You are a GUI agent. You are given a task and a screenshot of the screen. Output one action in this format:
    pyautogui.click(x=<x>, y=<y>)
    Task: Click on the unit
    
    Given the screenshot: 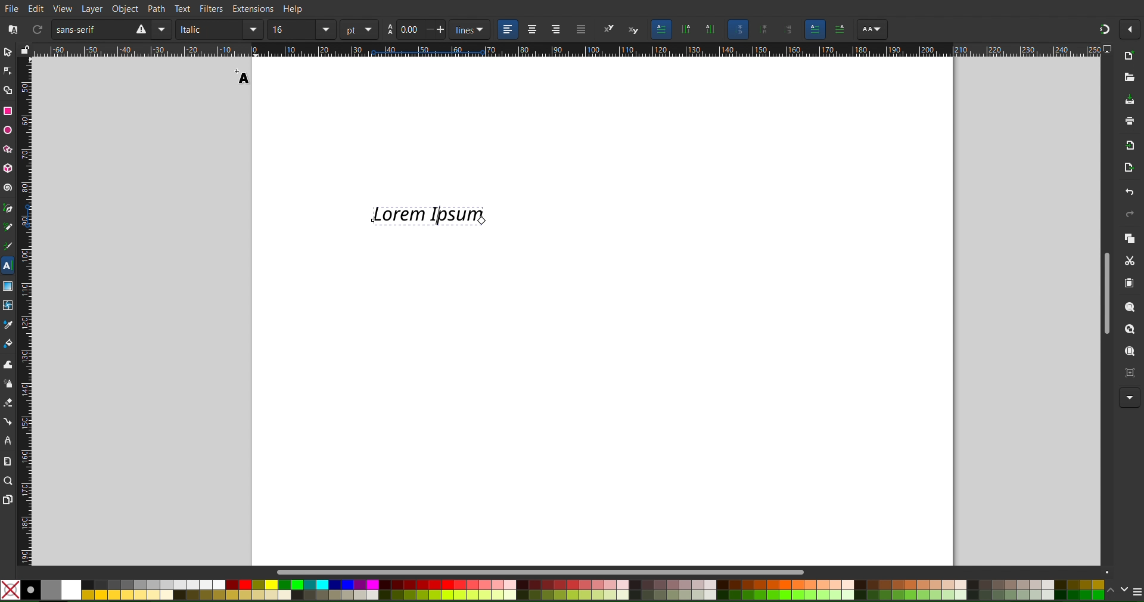 What is the action you would take?
    pyautogui.click(x=360, y=30)
    